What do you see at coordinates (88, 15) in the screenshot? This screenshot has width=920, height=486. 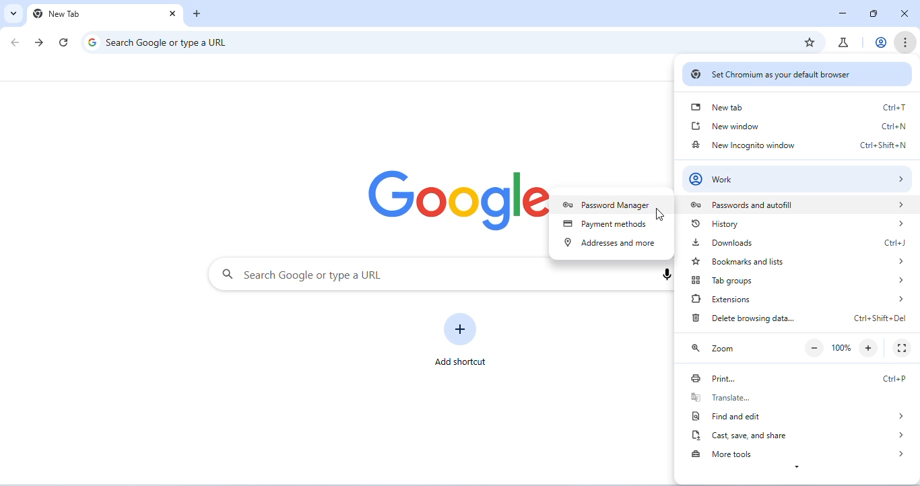 I see `New Tab` at bounding box center [88, 15].